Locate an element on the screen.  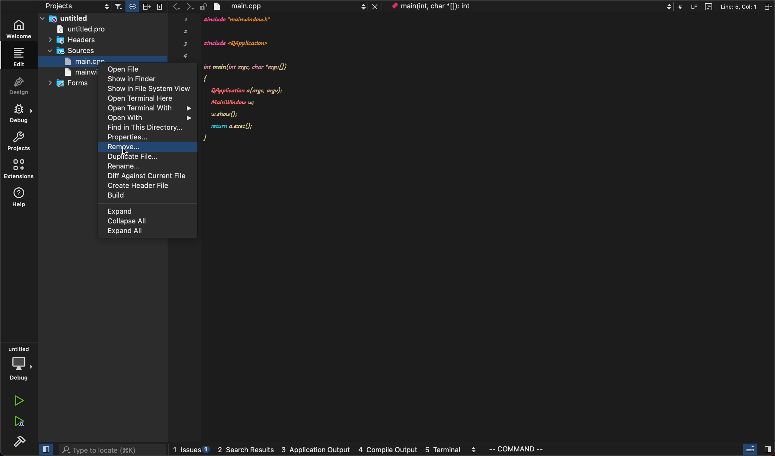
command is located at coordinates (521, 449).